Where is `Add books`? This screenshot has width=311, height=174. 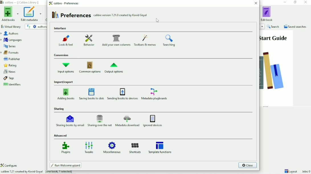
Add books is located at coordinates (10, 14).